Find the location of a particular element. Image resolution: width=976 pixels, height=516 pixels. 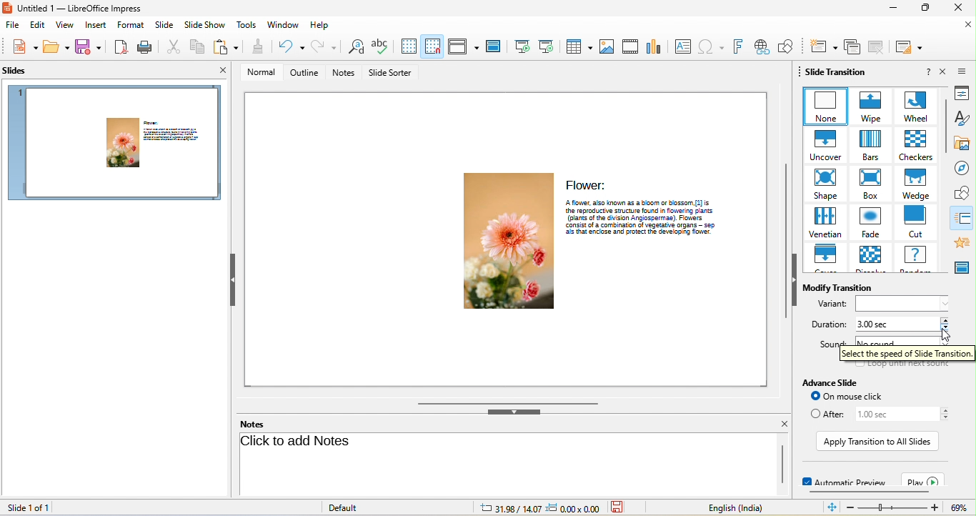

master slide is located at coordinates (494, 46).